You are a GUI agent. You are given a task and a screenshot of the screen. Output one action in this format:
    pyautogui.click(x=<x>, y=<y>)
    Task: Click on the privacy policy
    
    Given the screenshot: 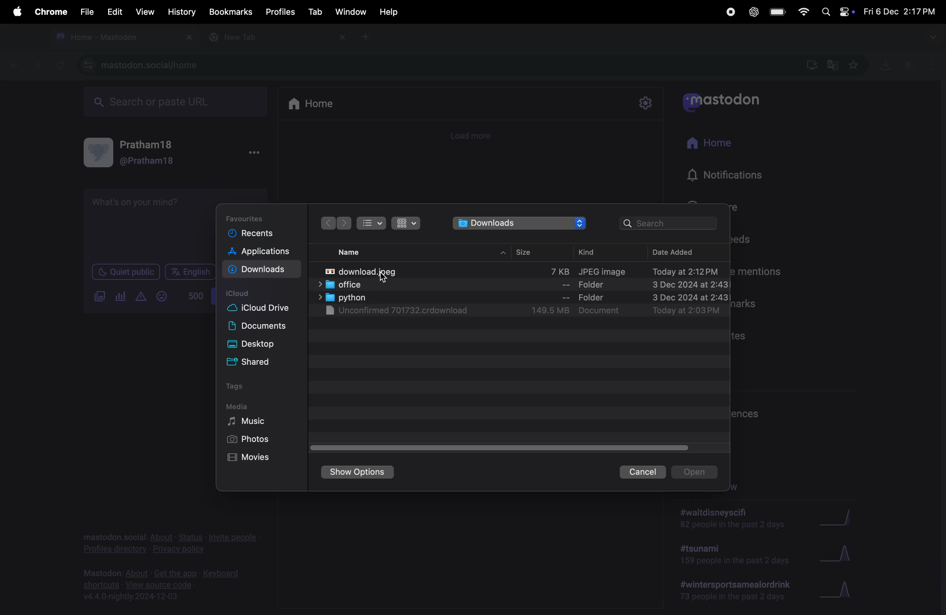 What is the action you would take?
    pyautogui.click(x=171, y=541)
    